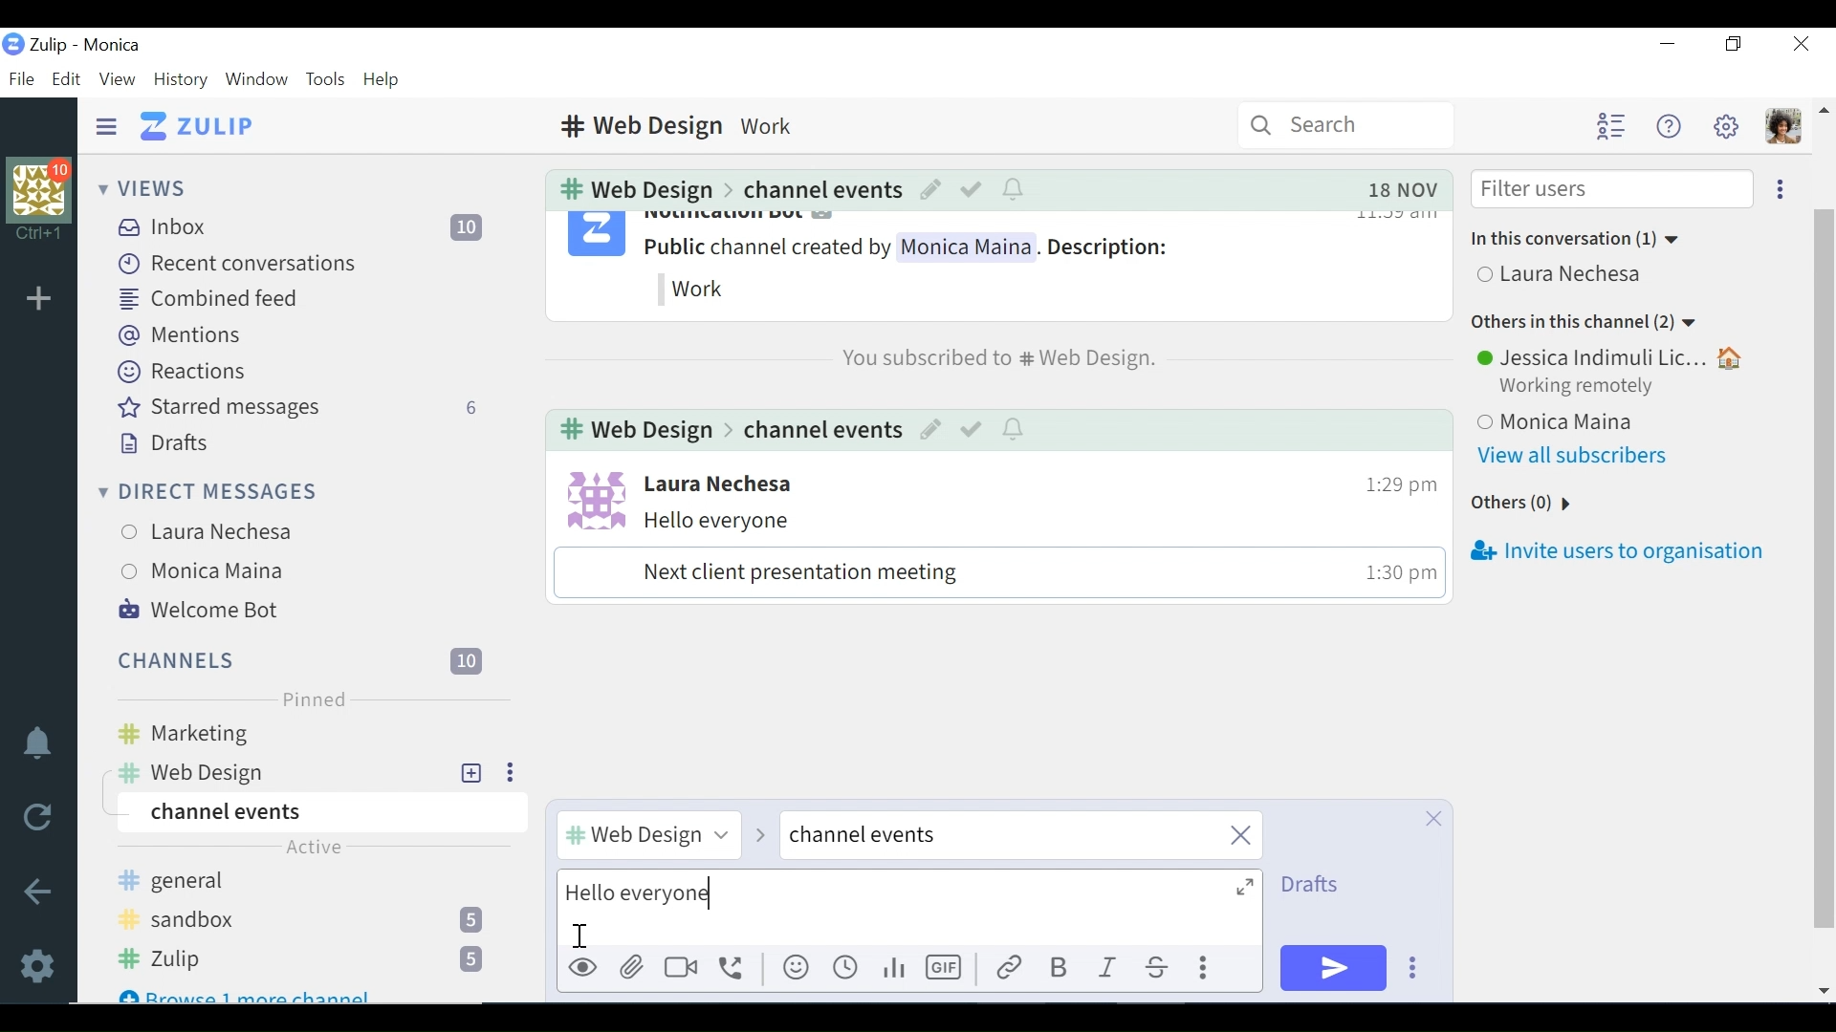 The image size is (1836, 1032). What do you see at coordinates (1776, 188) in the screenshot?
I see `Ellipsis` at bounding box center [1776, 188].